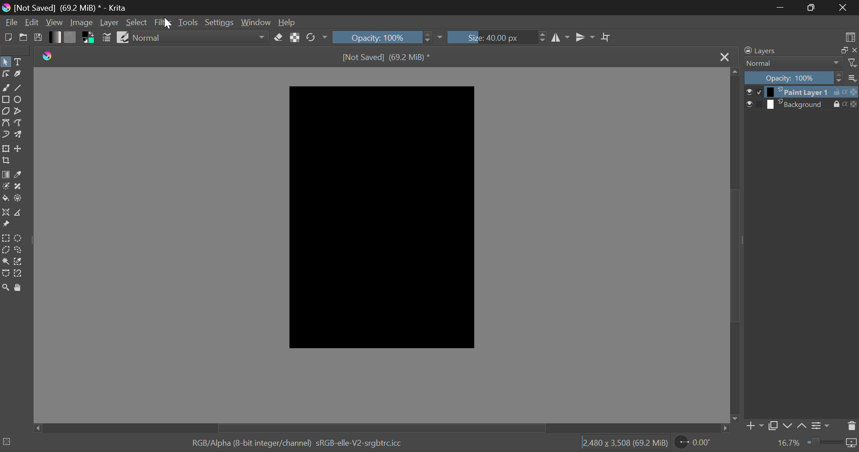  I want to click on Calligraphic Tool, so click(18, 75).